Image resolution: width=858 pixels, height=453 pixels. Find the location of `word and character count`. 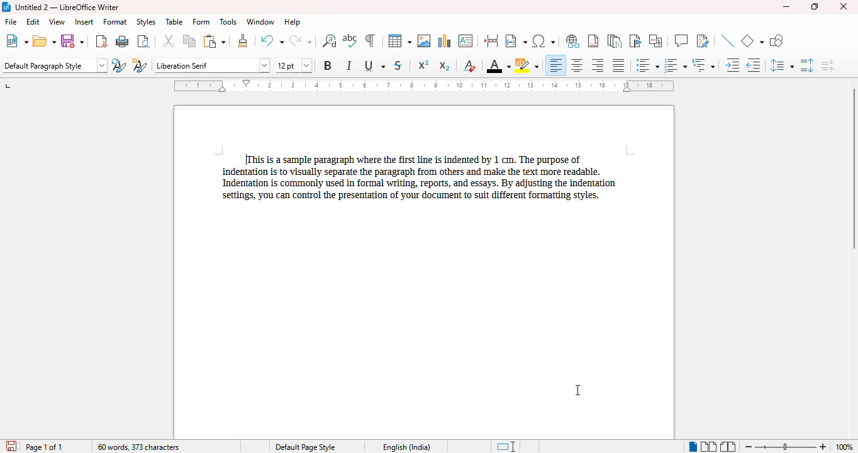

word and character count is located at coordinates (139, 447).